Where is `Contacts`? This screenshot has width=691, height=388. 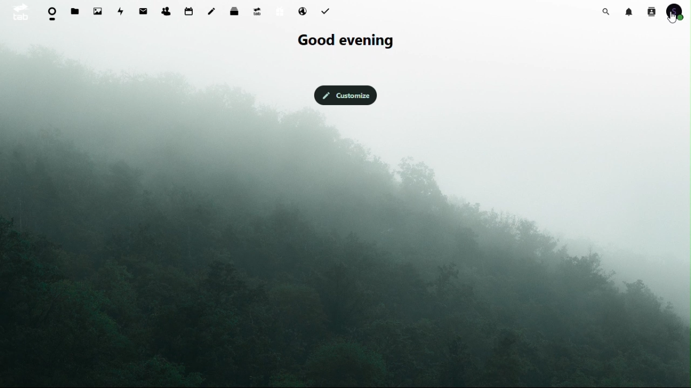
Contacts is located at coordinates (166, 9).